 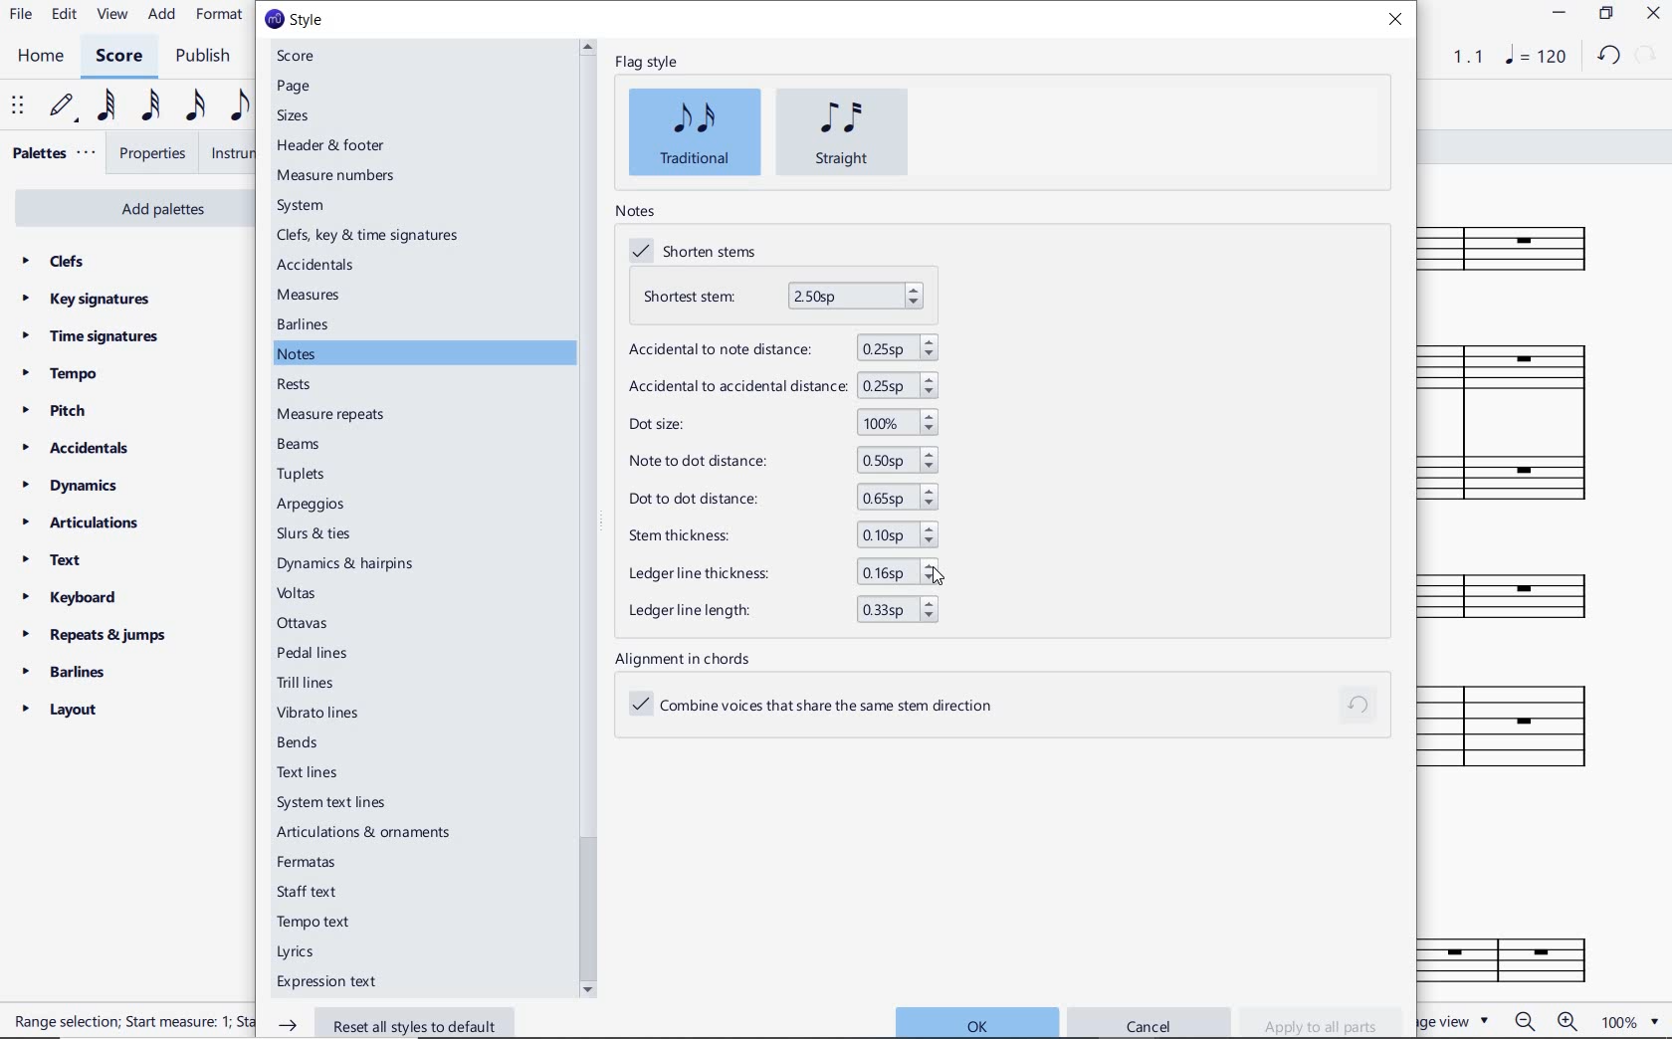 What do you see at coordinates (302, 354) in the screenshot?
I see `notes` at bounding box center [302, 354].